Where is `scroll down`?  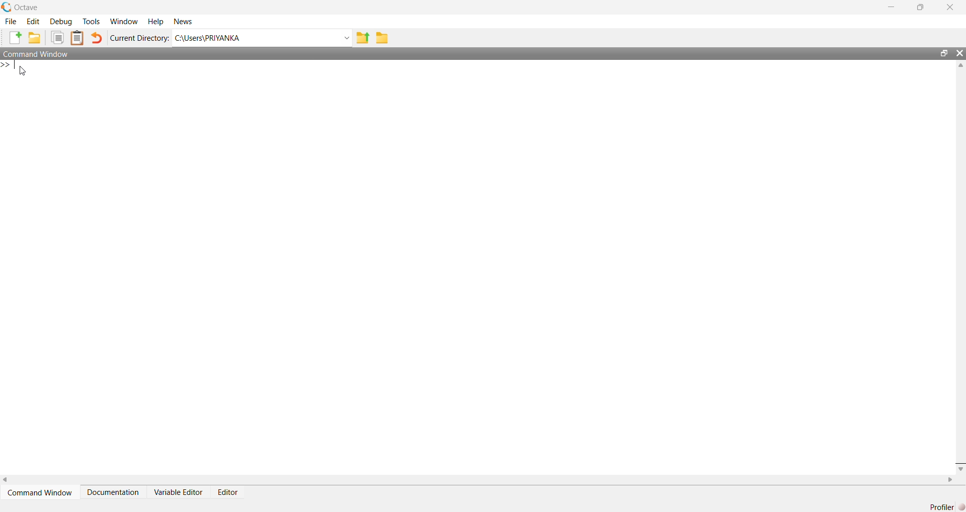
scroll down is located at coordinates (959, 468).